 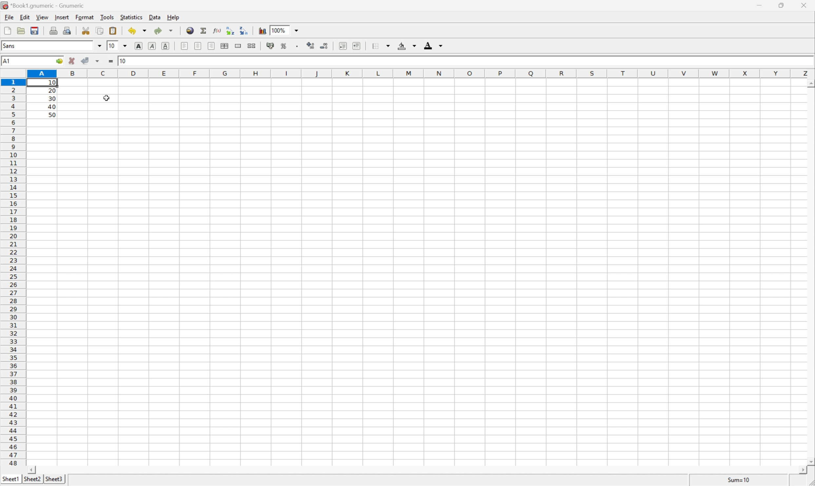 I want to click on Increase the indent, and align the contents to the left, so click(x=357, y=44).